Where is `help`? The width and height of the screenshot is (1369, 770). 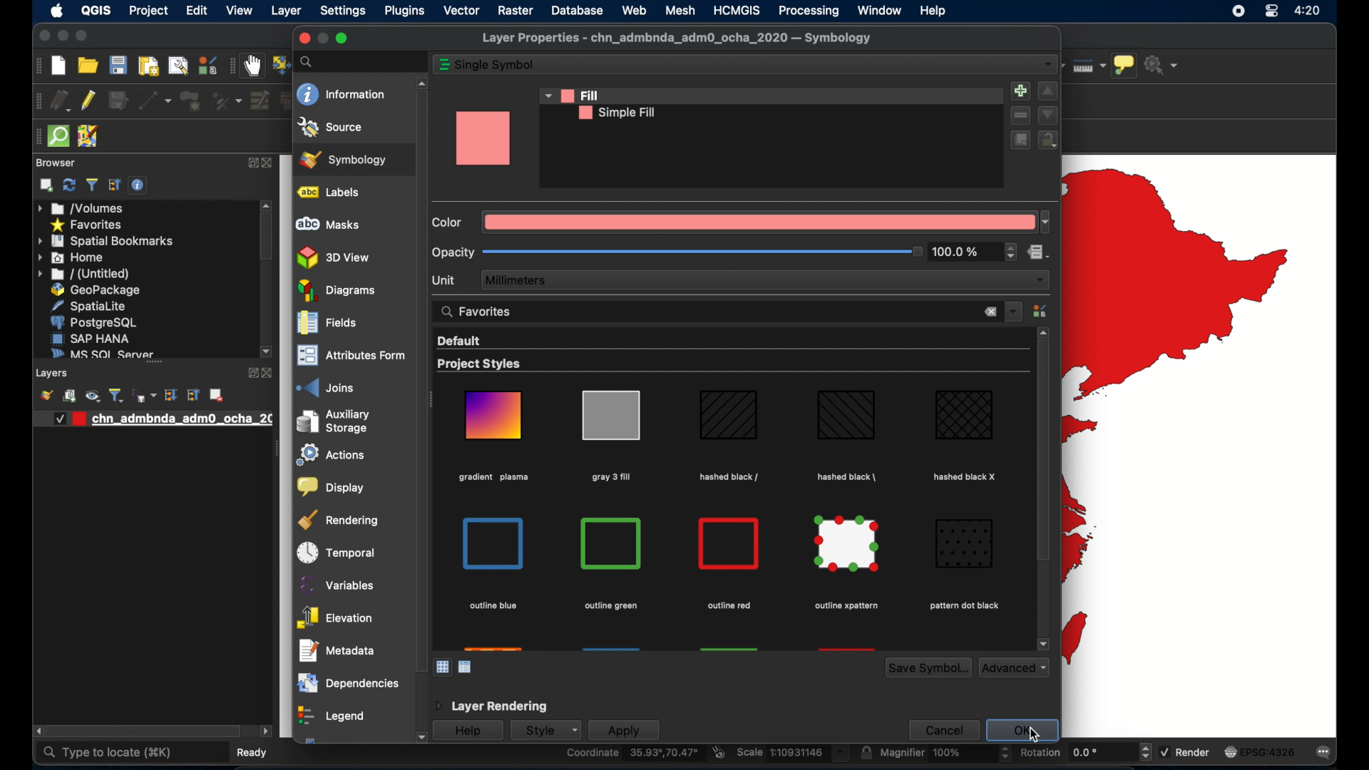 help is located at coordinates (467, 731).